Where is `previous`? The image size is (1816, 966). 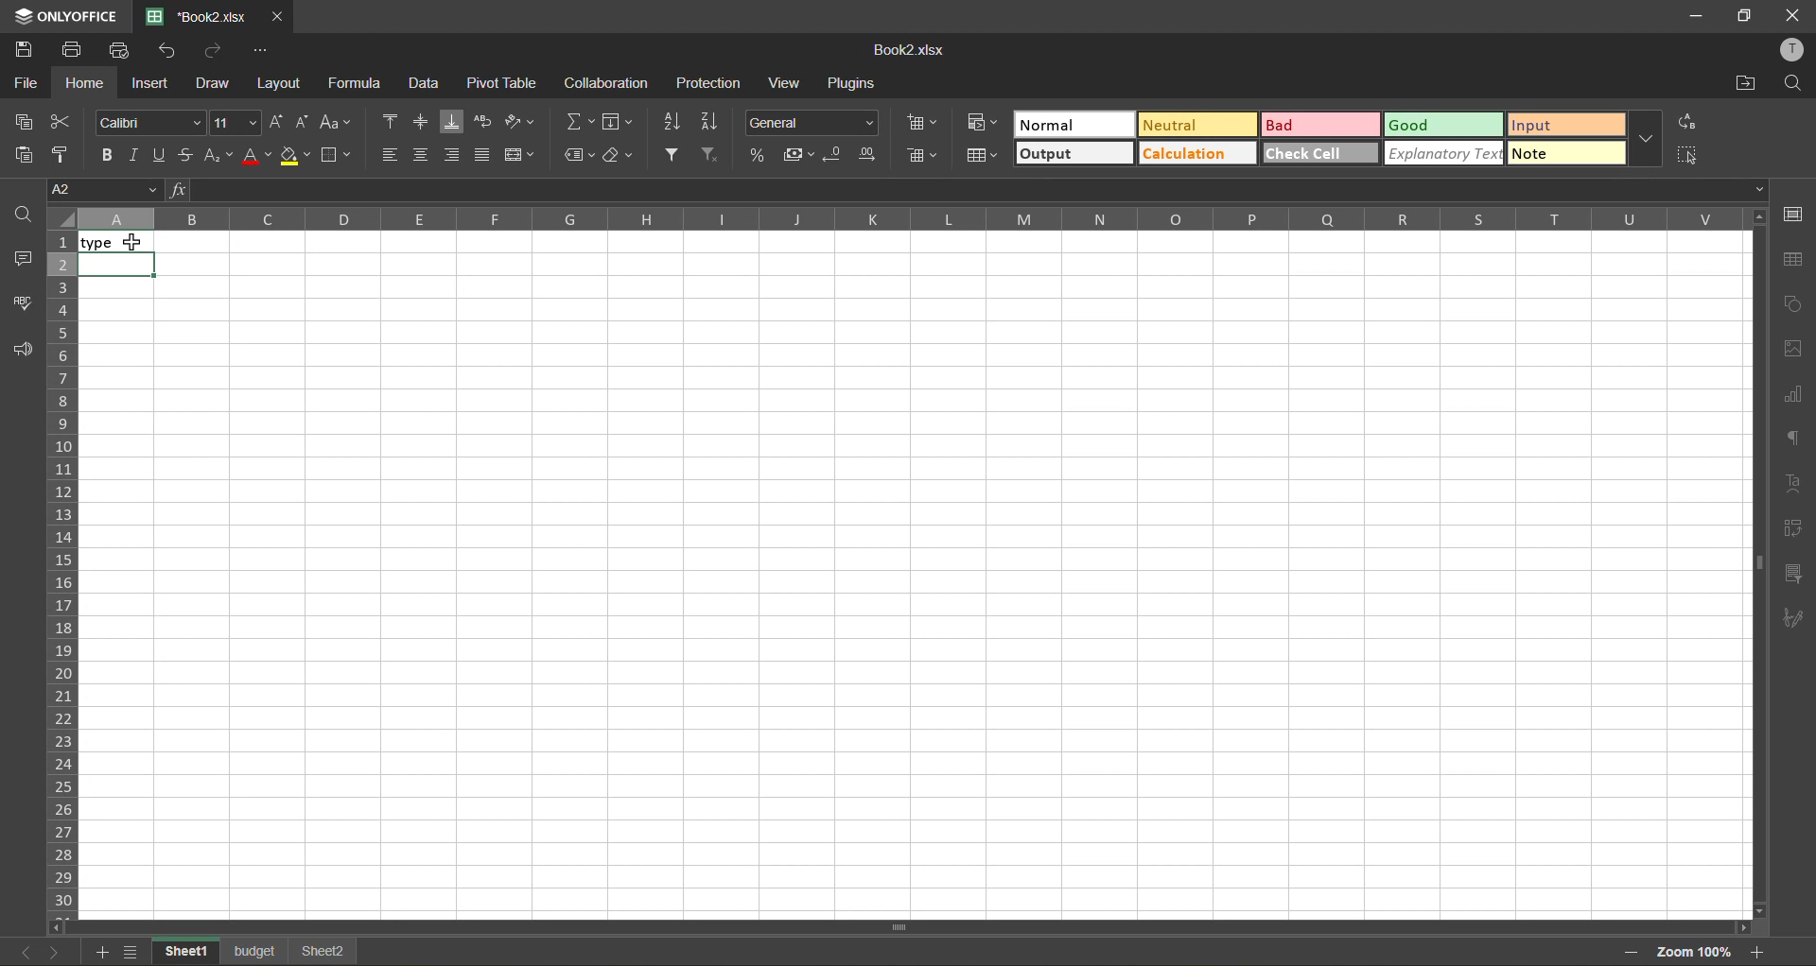 previous is located at coordinates (19, 955).